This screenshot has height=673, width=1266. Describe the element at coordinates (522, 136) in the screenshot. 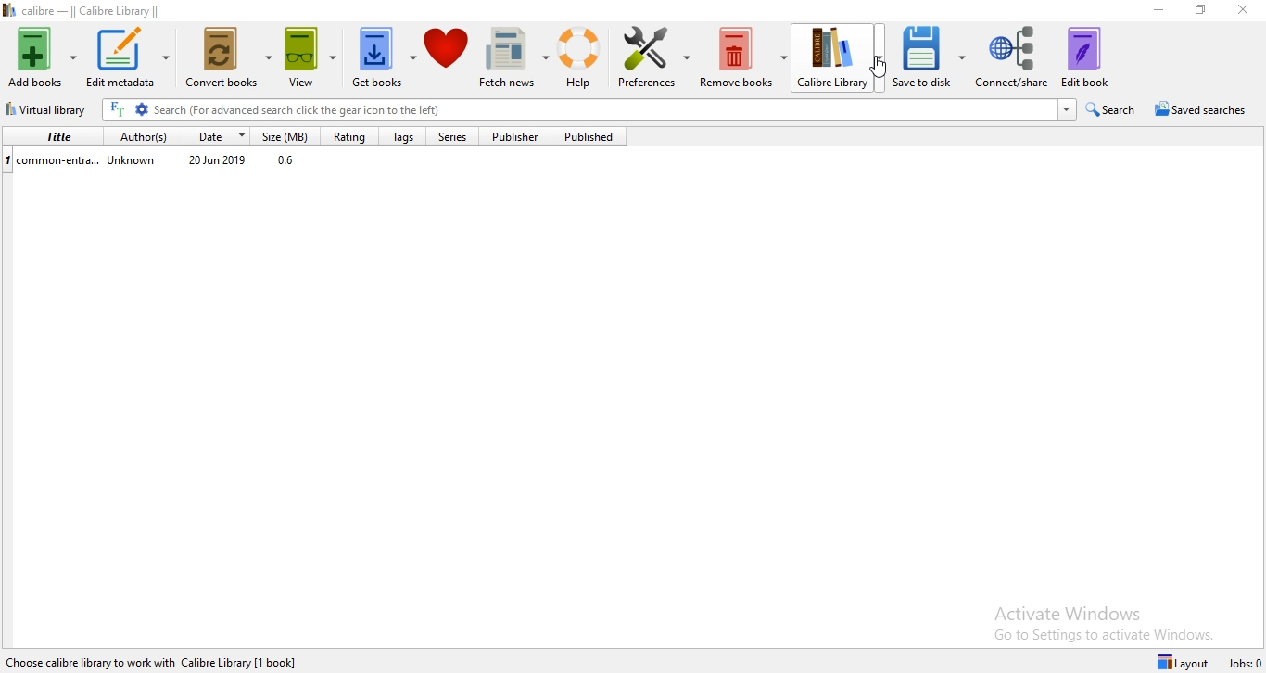

I see `Publisher` at that location.